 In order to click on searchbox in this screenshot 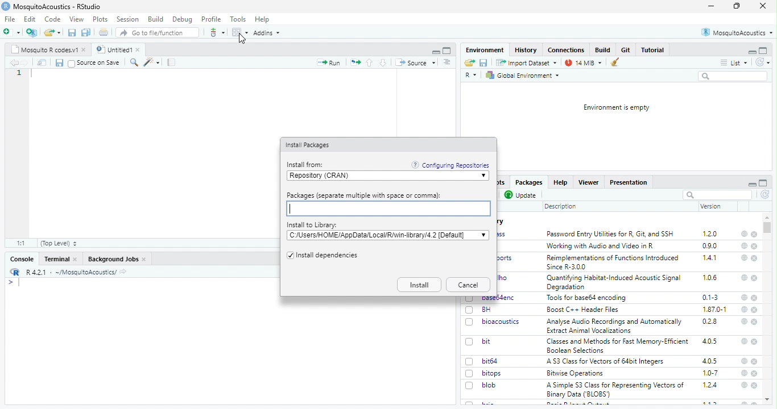, I will do `click(717, 195)`.